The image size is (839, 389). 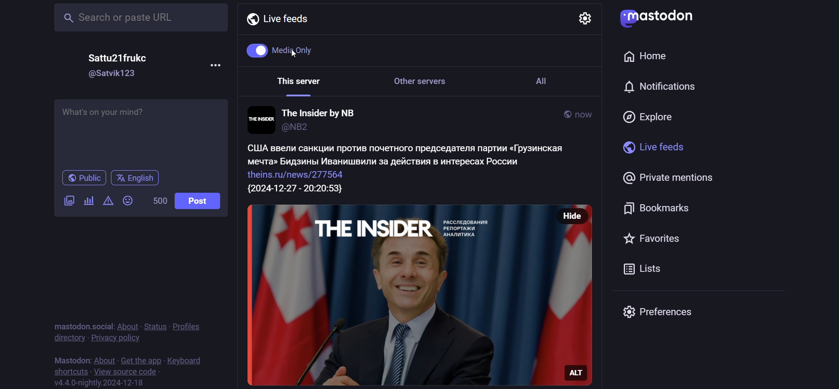 What do you see at coordinates (662, 206) in the screenshot?
I see `bookmark` at bounding box center [662, 206].